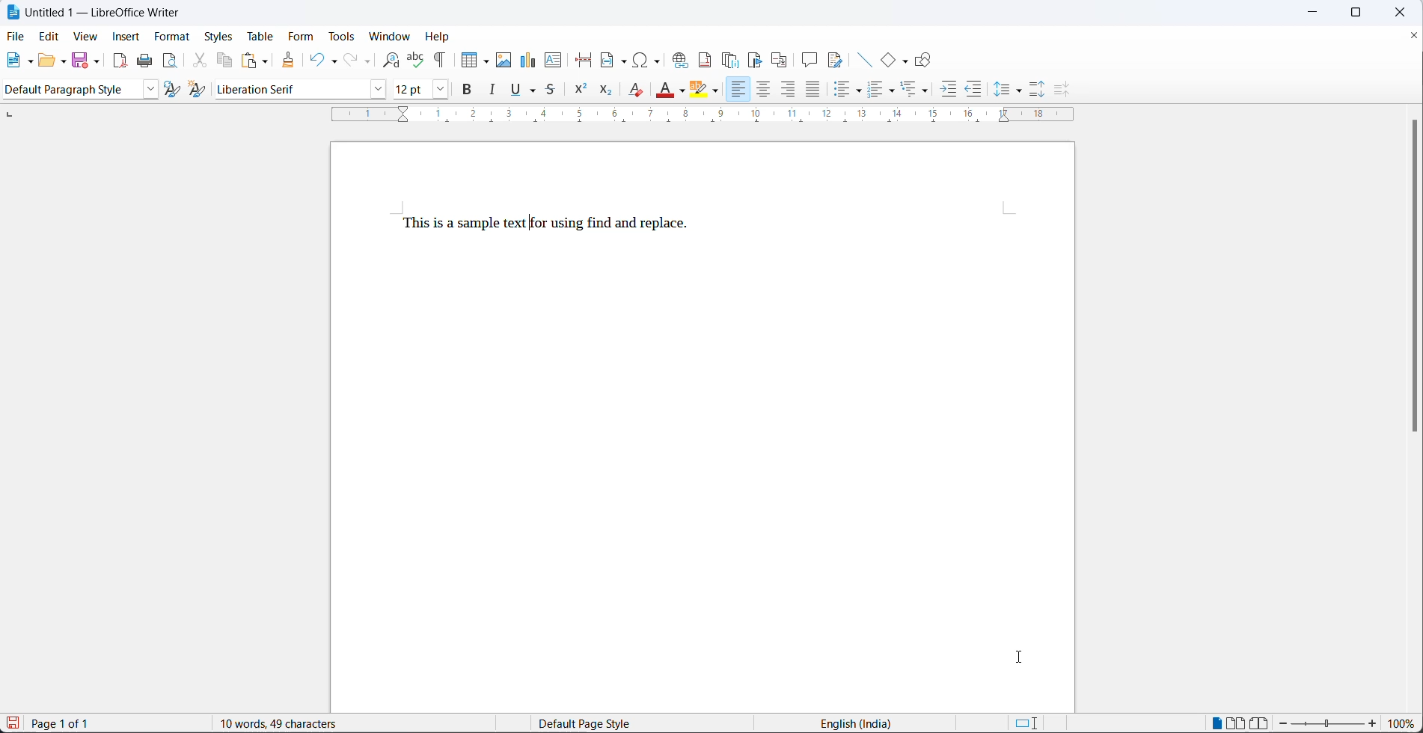 The width and height of the screenshot is (1423, 733). What do you see at coordinates (789, 91) in the screenshot?
I see `text align left` at bounding box center [789, 91].